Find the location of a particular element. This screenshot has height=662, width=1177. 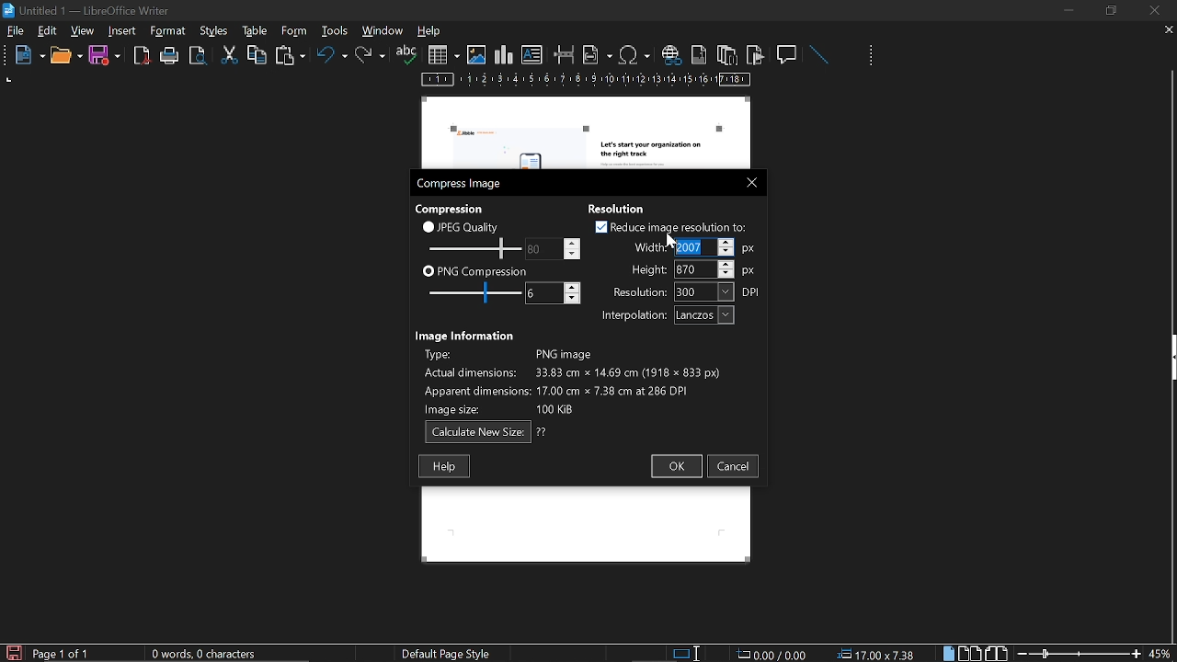

Compression is located at coordinates (451, 208).